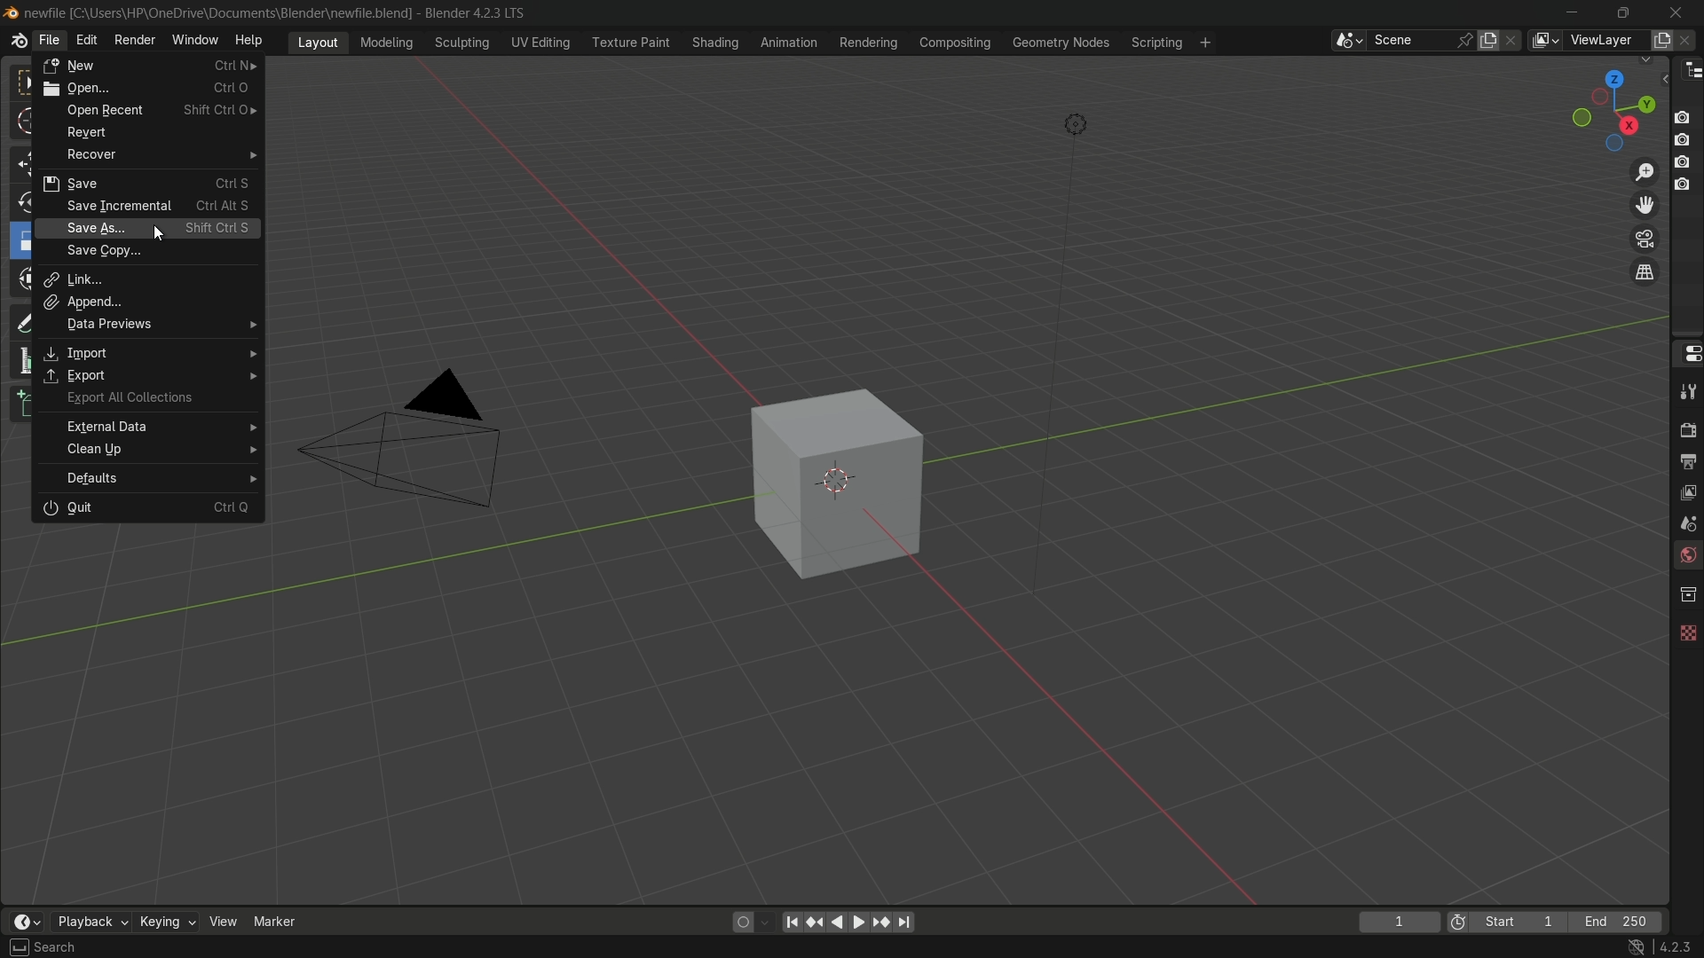  Describe the element at coordinates (19, 124) in the screenshot. I see `cursor` at that location.